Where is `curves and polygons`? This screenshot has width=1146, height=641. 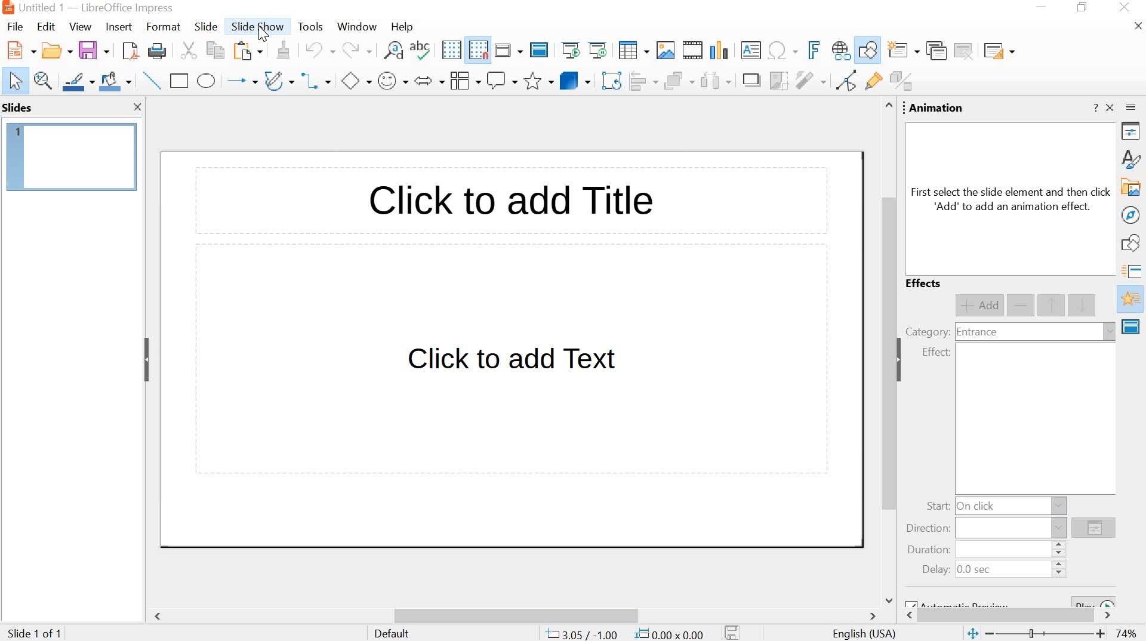
curves and polygons is located at coordinates (279, 80).